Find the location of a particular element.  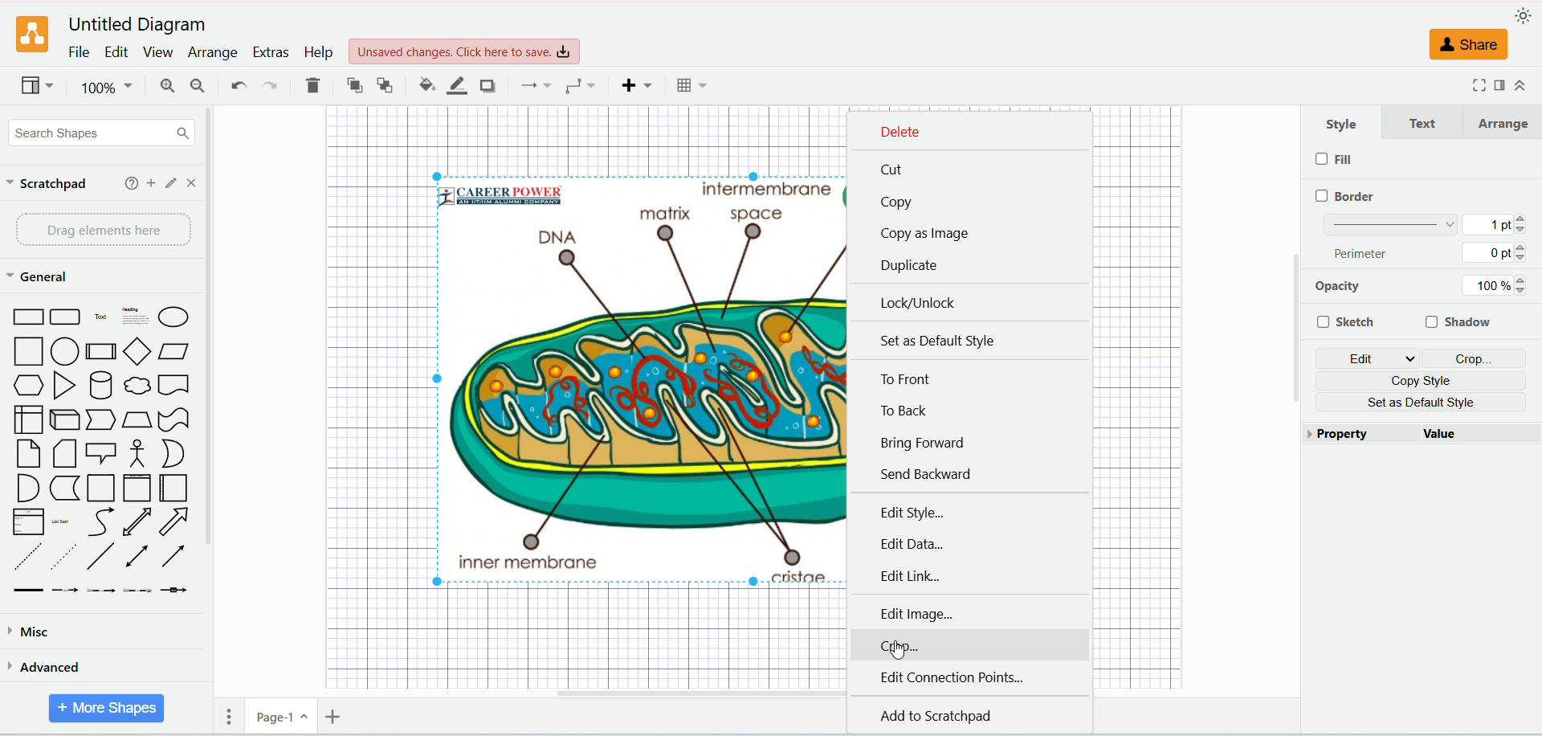

shadow is located at coordinates (1458, 323).